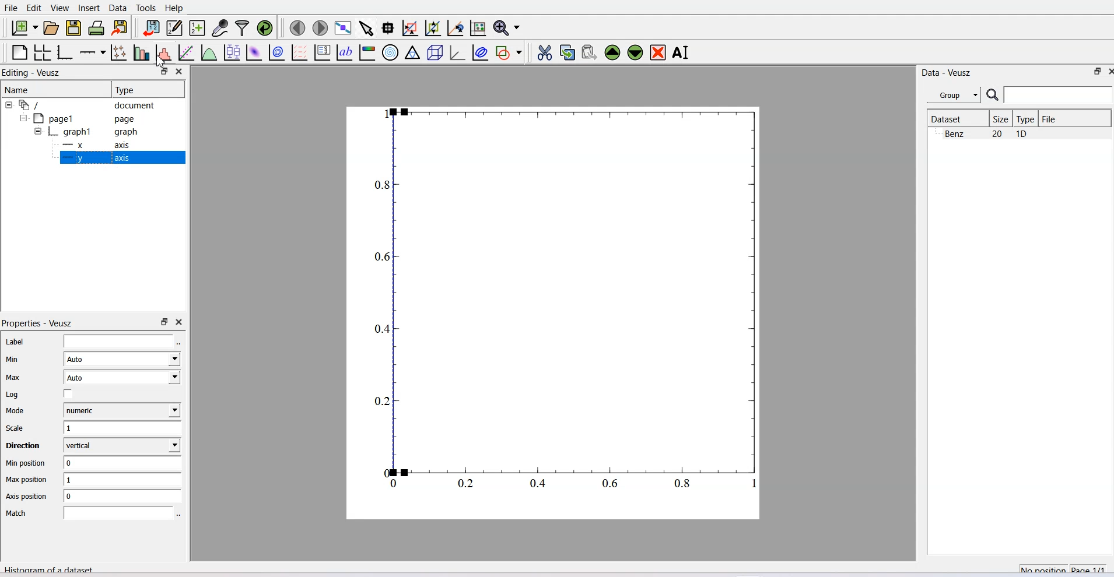 This screenshot has height=577, width=1114. What do you see at coordinates (90, 8) in the screenshot?
I see `Insert` at bounding box center [90, 8].